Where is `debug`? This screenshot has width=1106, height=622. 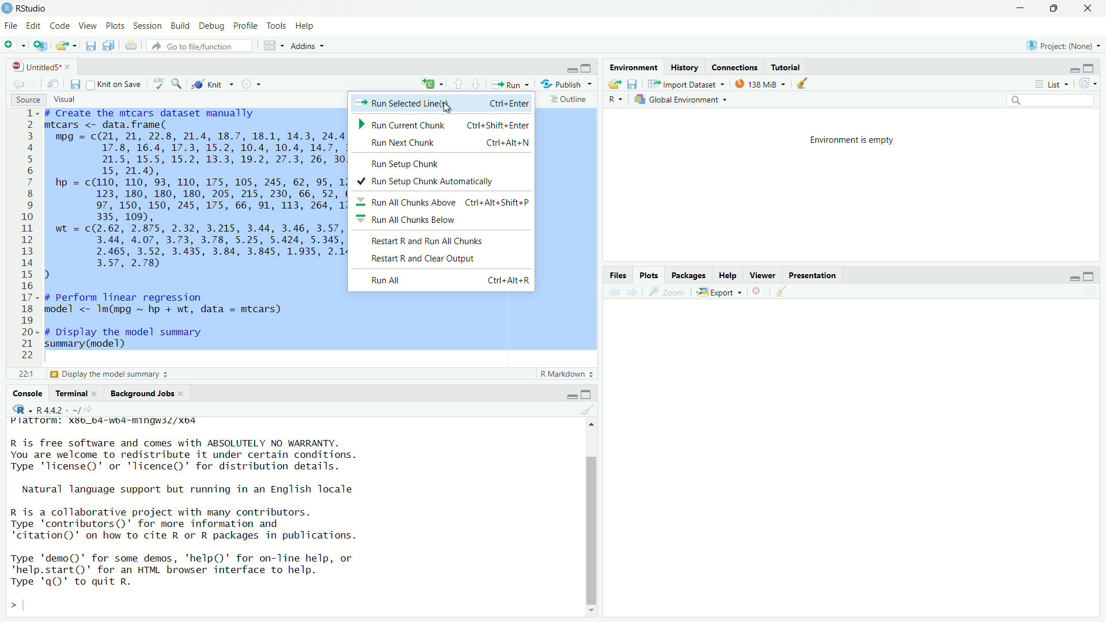
debug is located at coordinates (213, 26).